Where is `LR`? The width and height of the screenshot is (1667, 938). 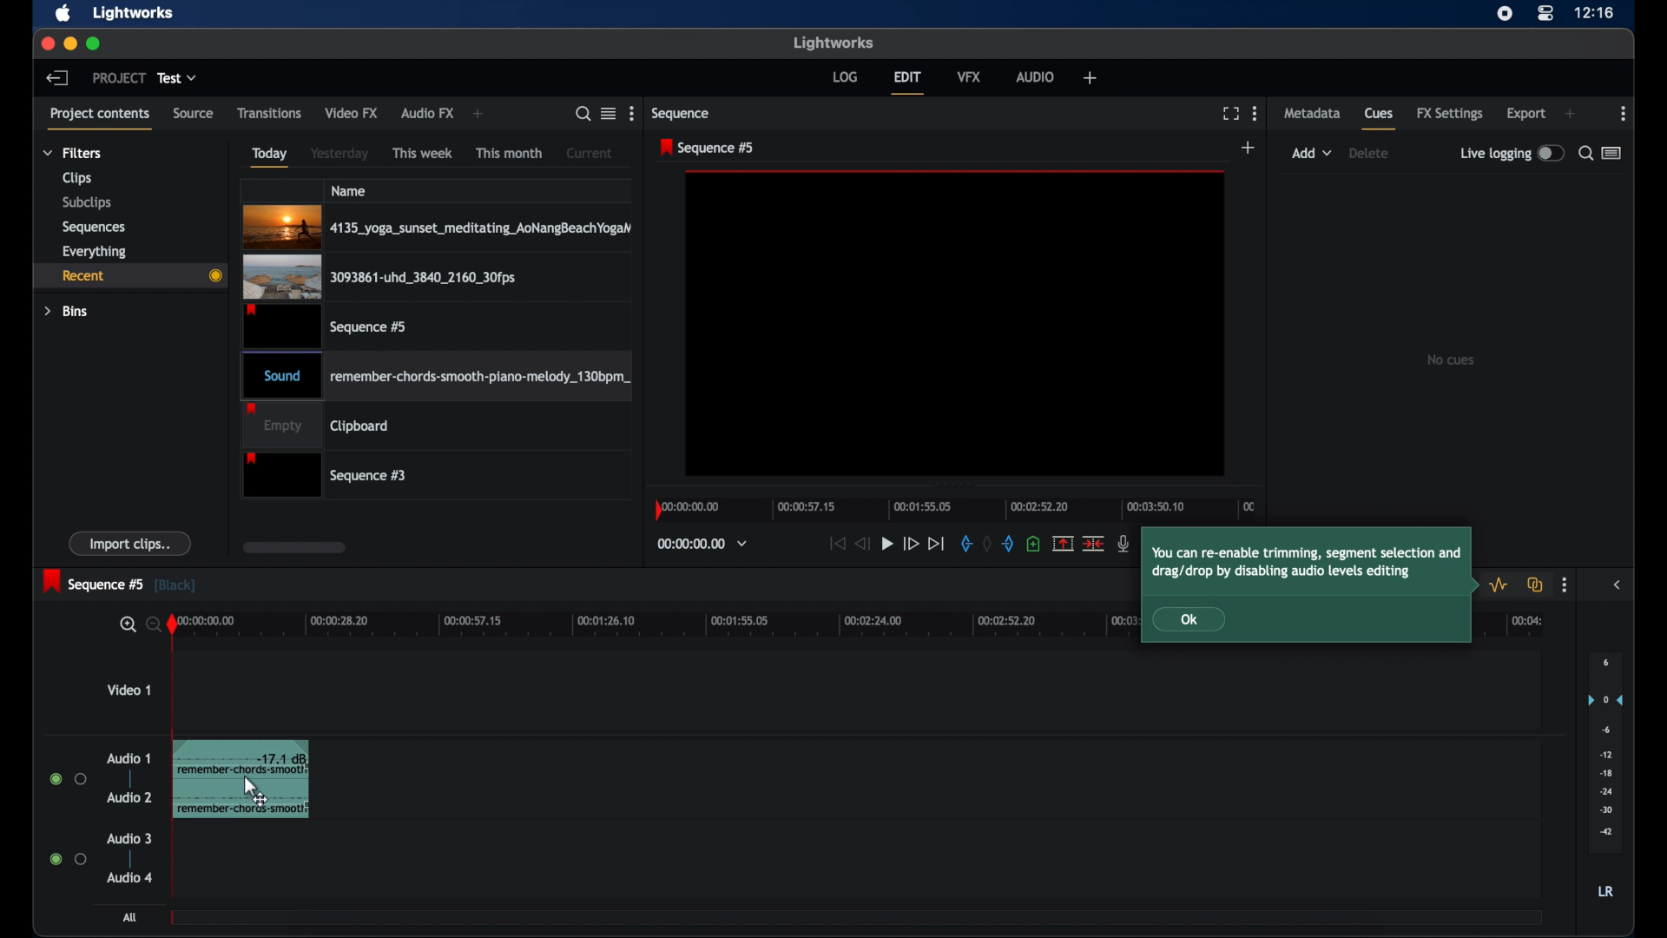
LR is located at coordinates (1605, 891).